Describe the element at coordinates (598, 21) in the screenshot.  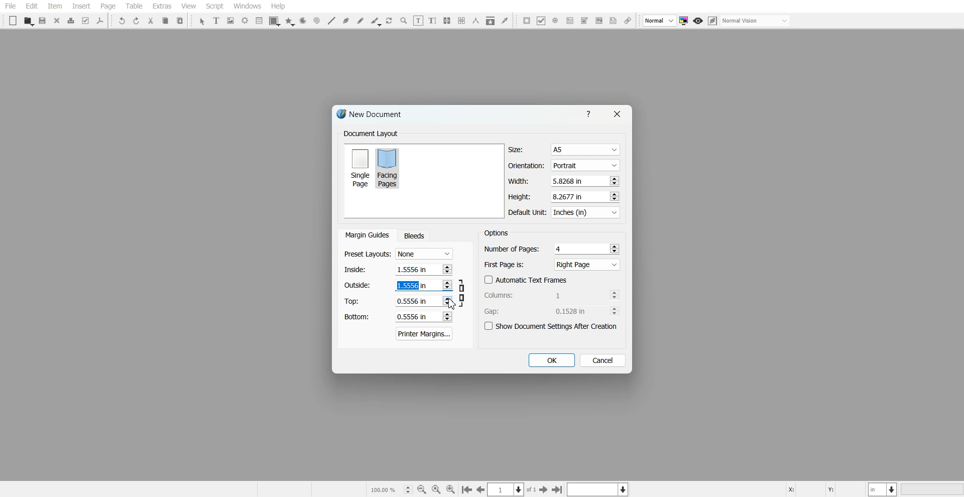
I see `PDF List Box` at that location.